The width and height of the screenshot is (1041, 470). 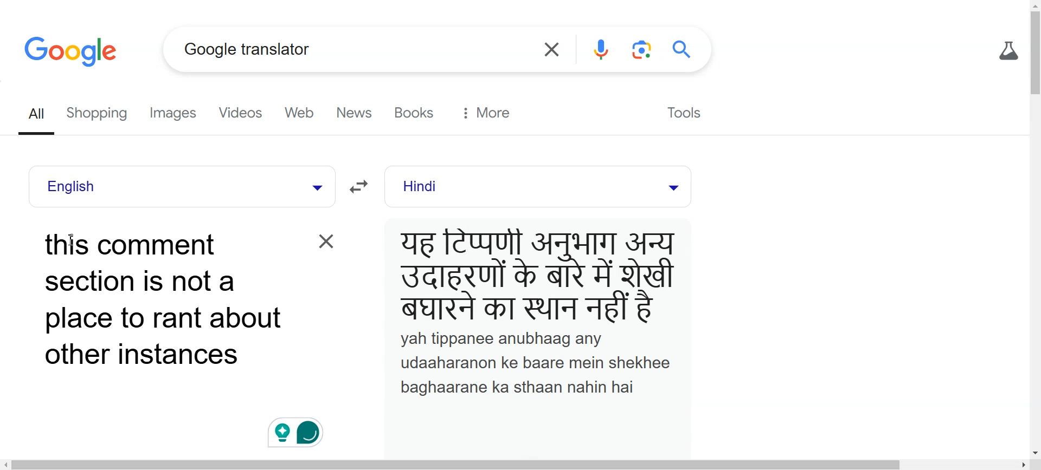 I want to click on Hindi, so click(x=516, y=187).